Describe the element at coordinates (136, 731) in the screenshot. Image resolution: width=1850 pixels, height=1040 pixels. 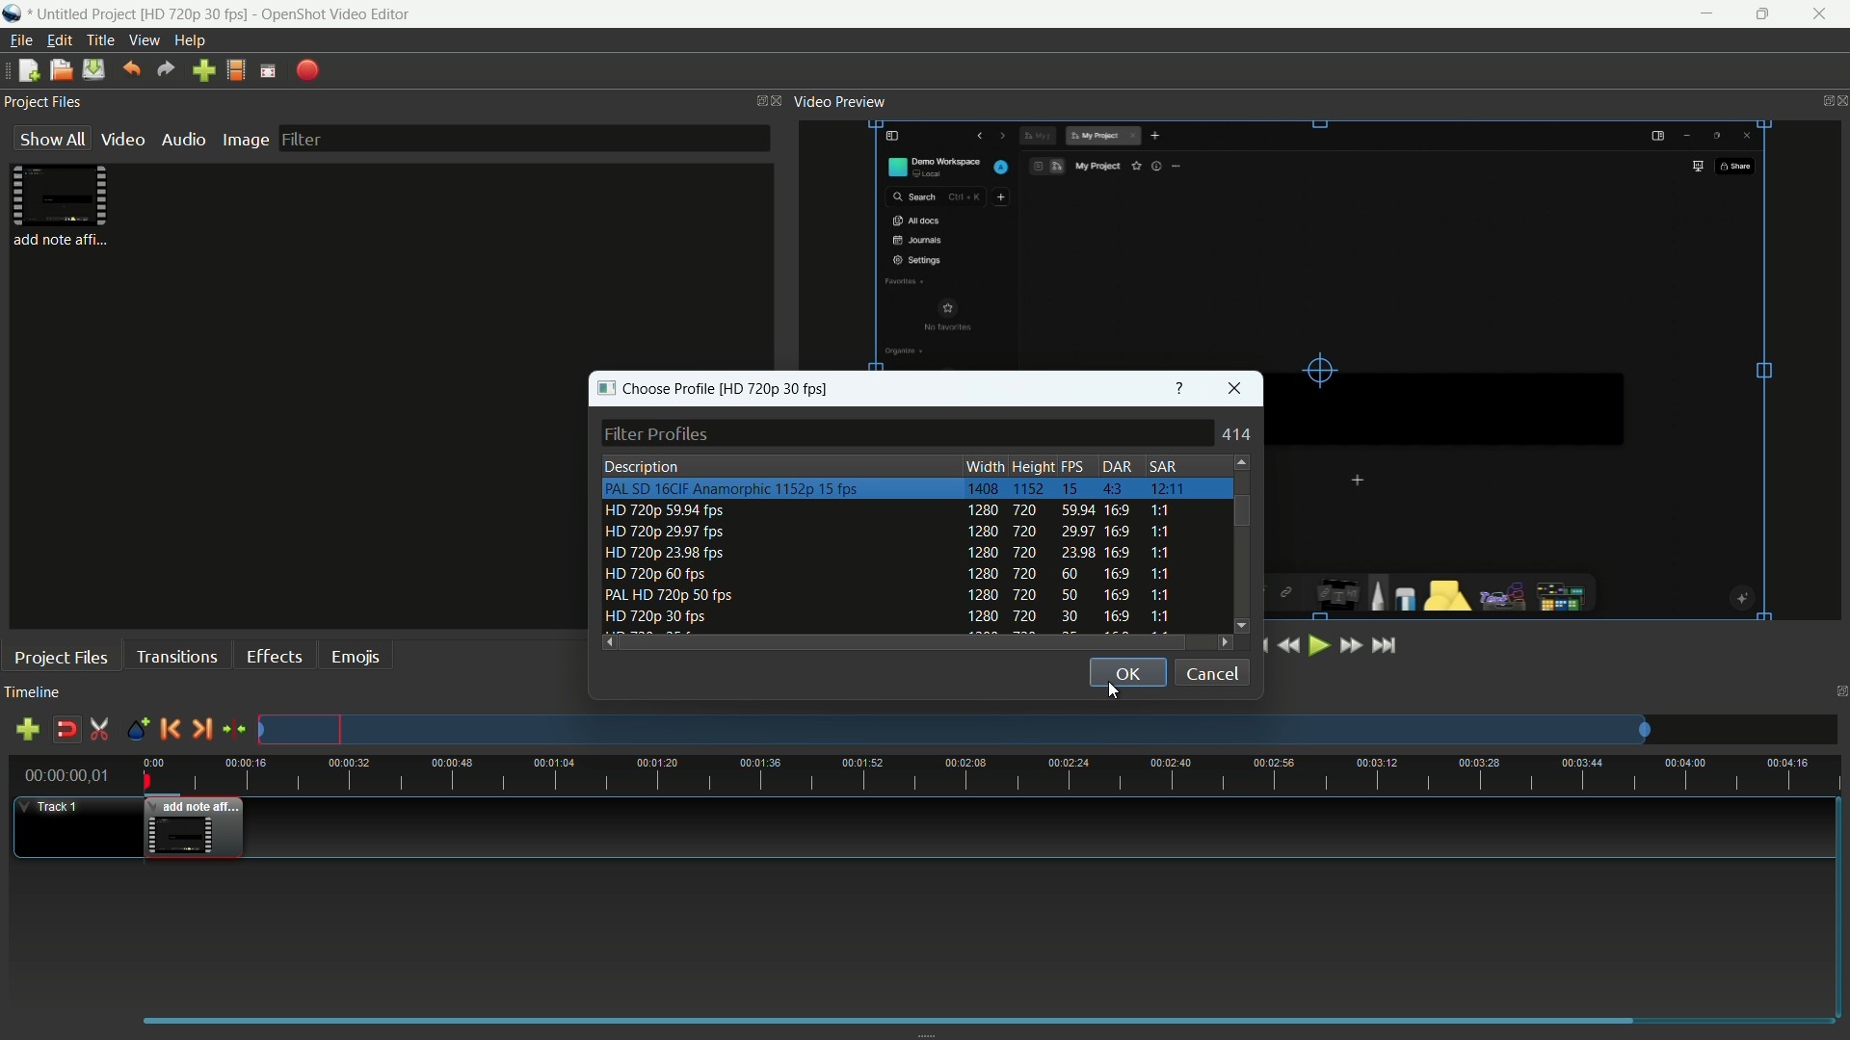
I see `create marker` at that location.